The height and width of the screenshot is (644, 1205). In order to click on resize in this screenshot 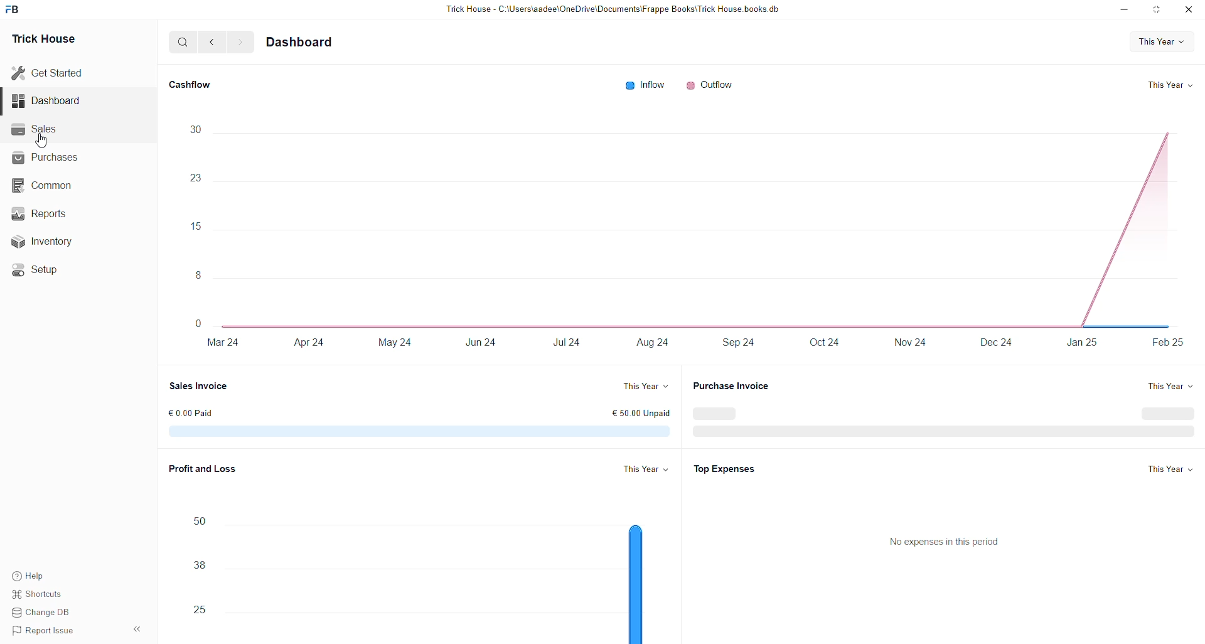, I will do `click(1157, 9)`.